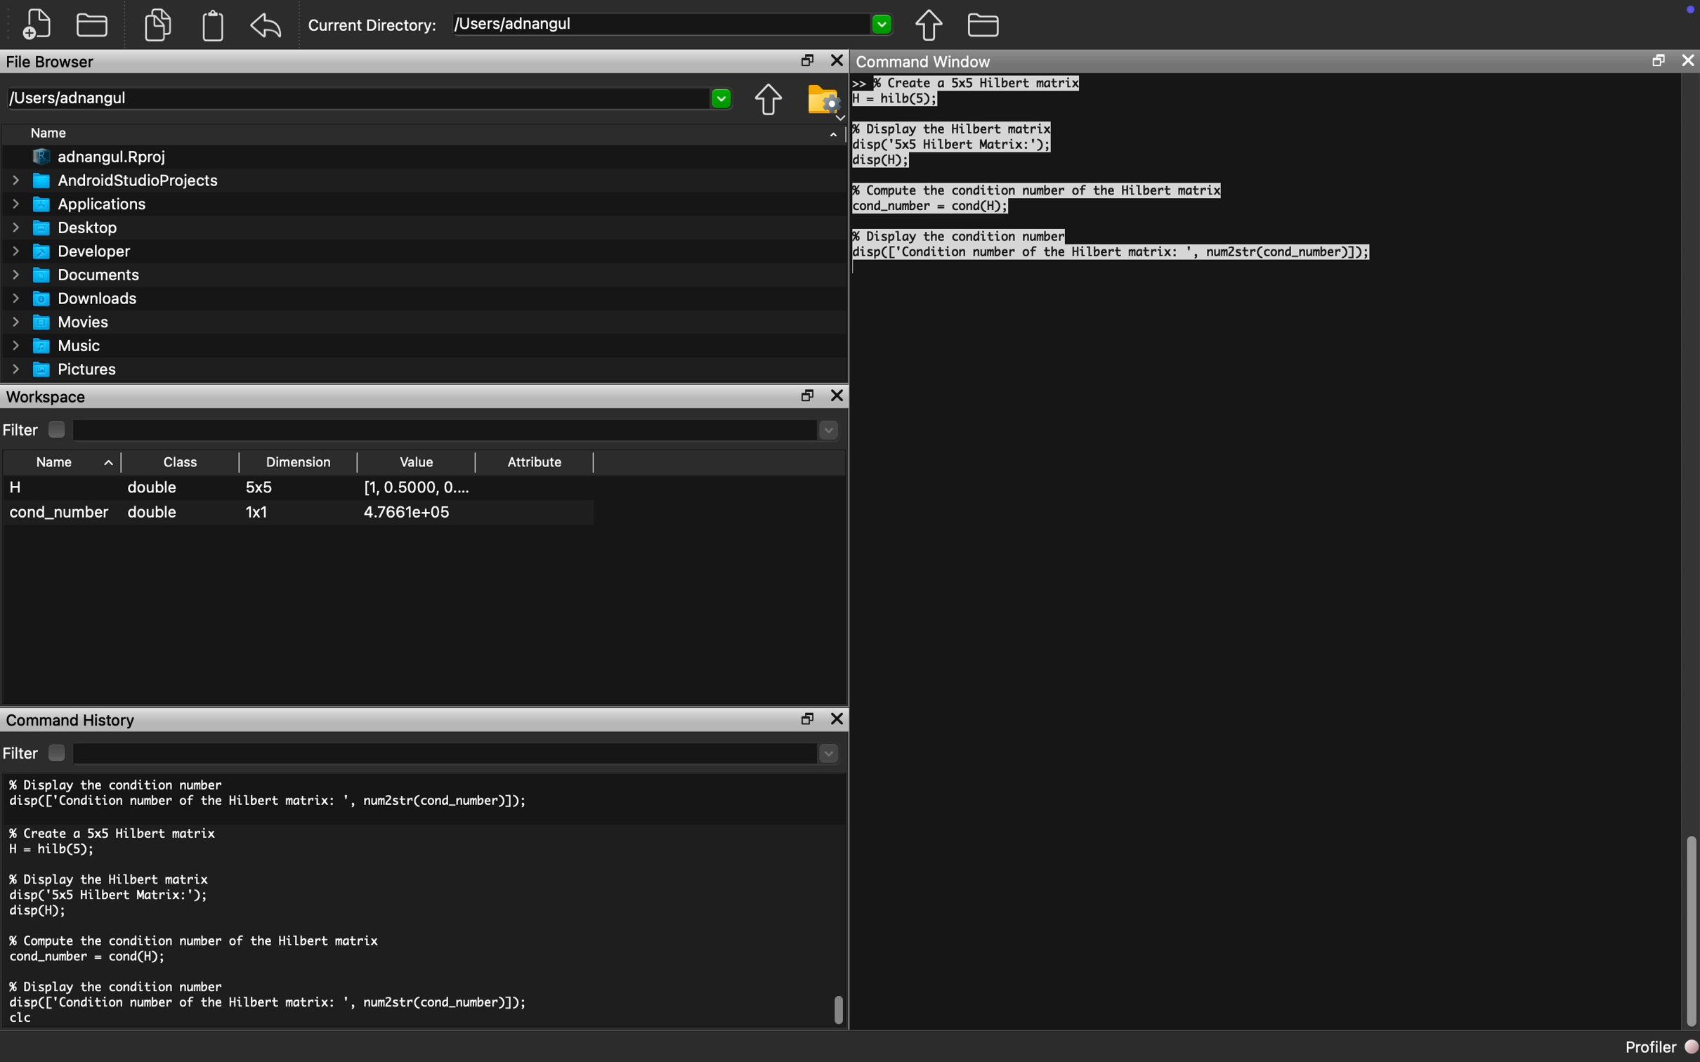 The image size is (1700, 1062). What do you see at coordinates (806, 719) in the screenshot?
I see `Restore Down` at bounding box center [806, 719].